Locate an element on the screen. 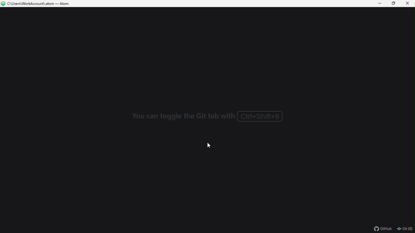  text is located at coordinates (209, 116).